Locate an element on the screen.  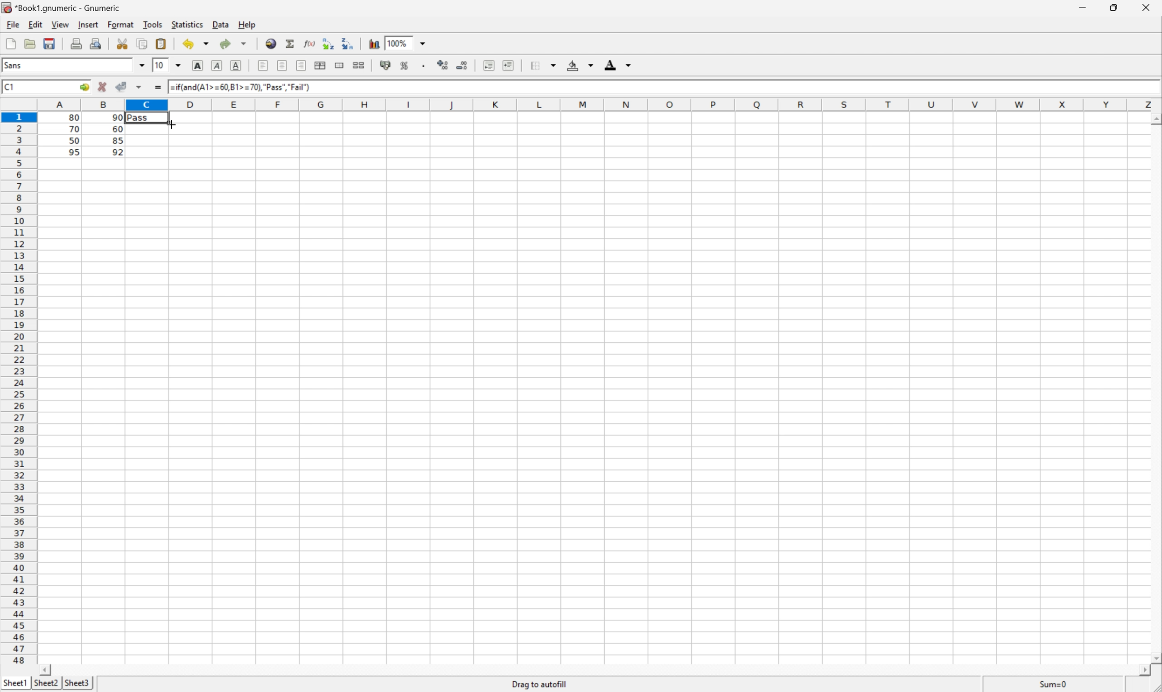
Print preview is located at coordinates (96, 44).